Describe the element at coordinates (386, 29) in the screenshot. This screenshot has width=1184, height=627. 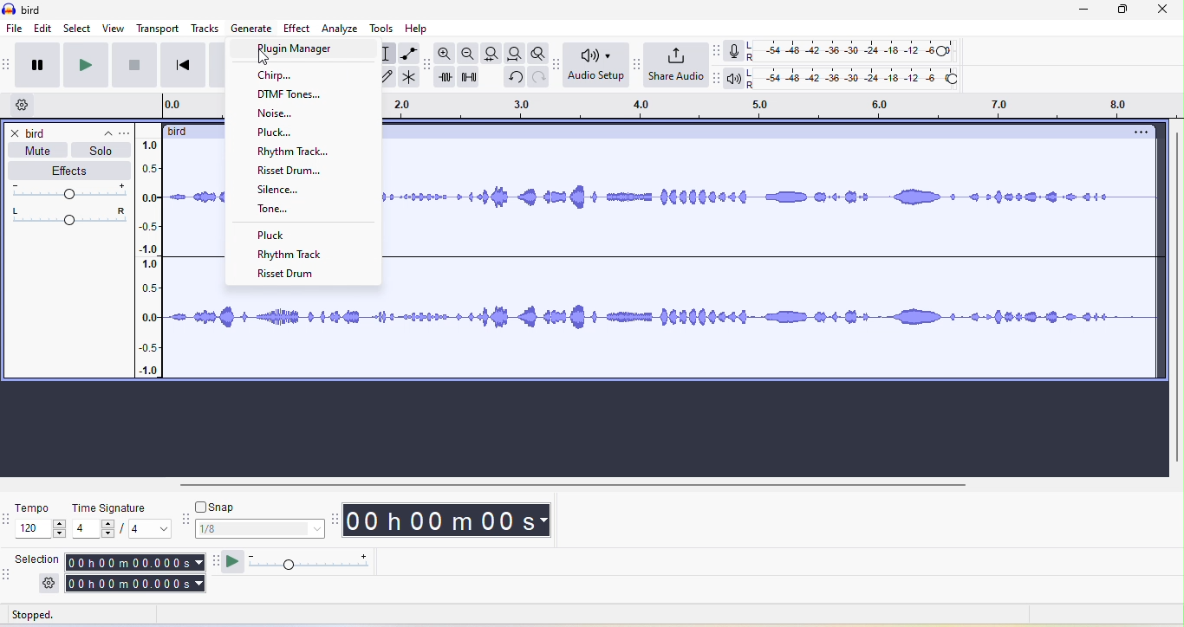
I see `tools` at that location.